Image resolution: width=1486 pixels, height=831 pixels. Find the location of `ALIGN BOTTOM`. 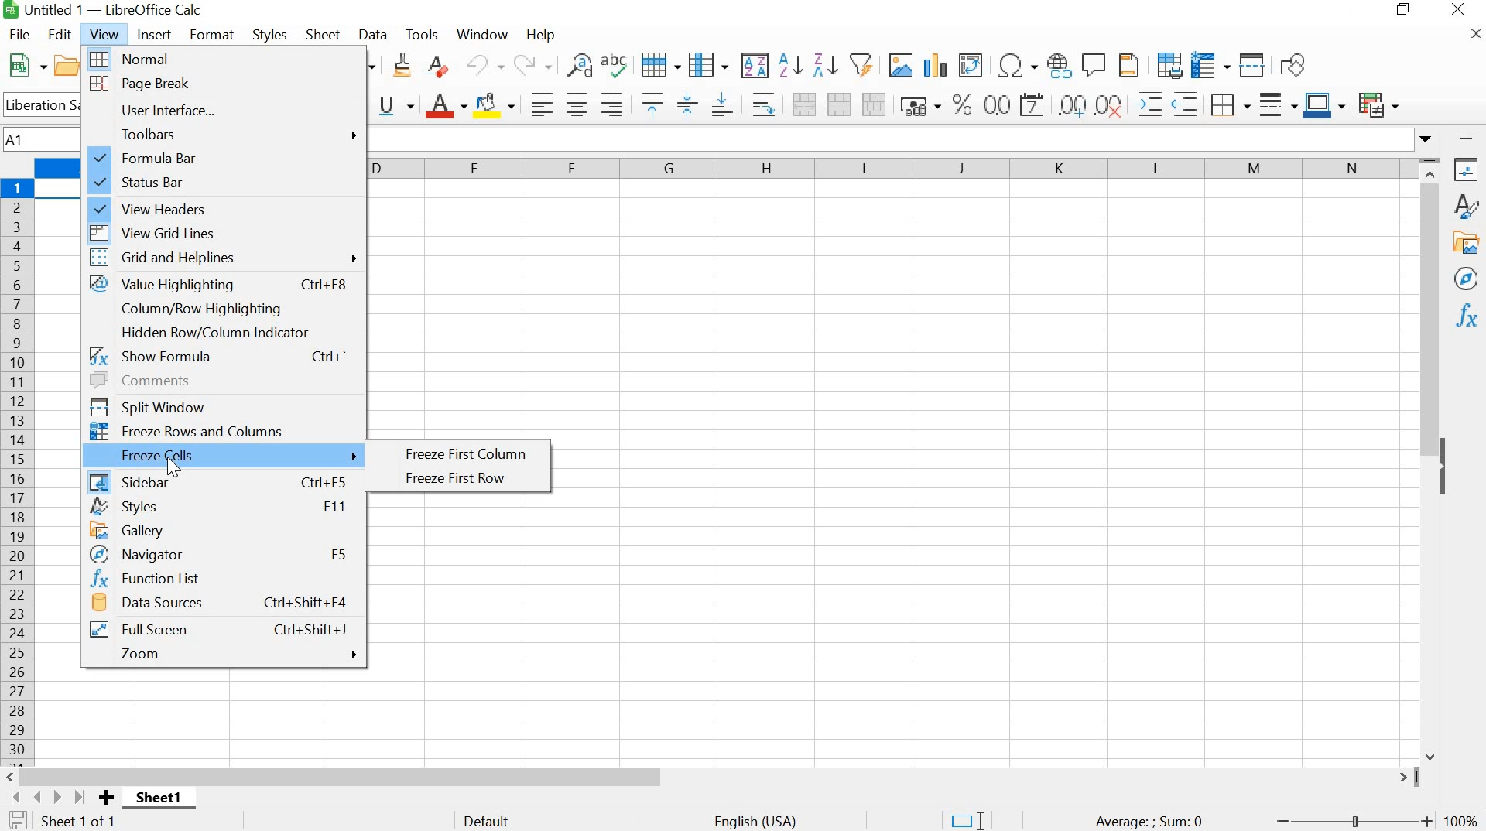

ALIGN BOTTOM is located at coordinates (723, 103).